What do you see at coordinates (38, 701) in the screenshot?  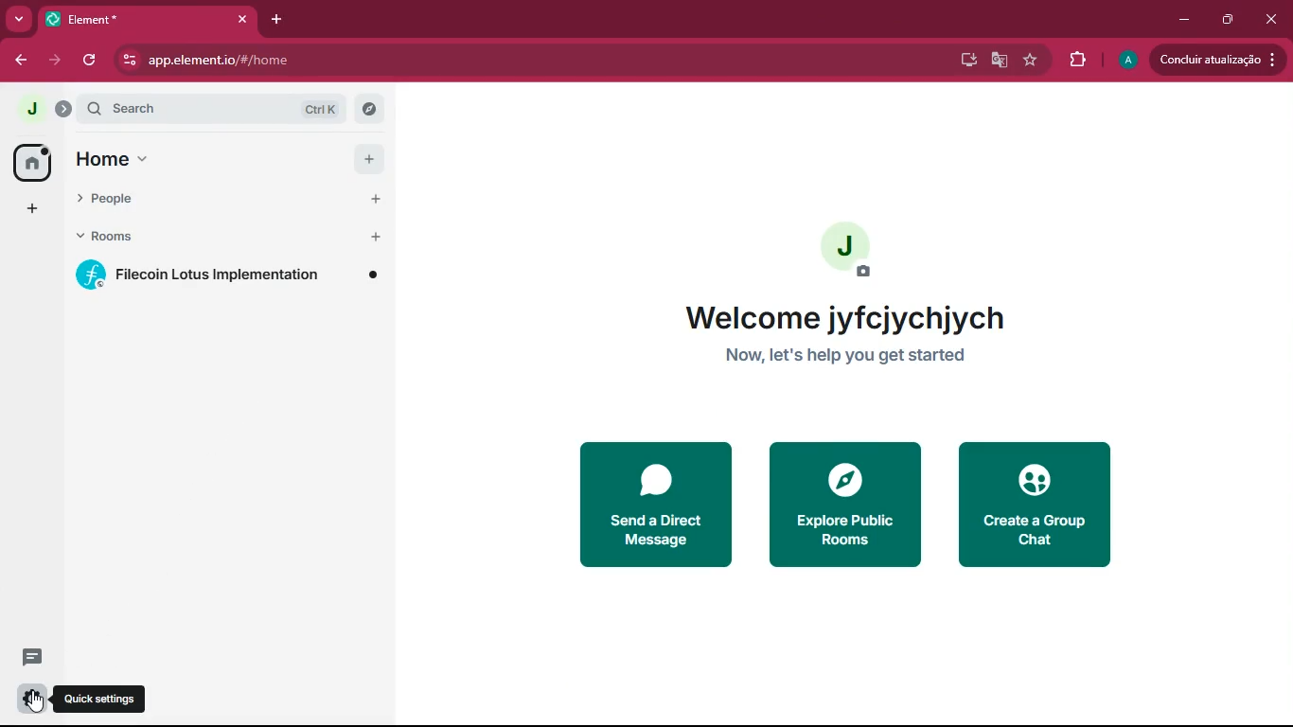 I see `Cursor` at bounding box center [38, 701].